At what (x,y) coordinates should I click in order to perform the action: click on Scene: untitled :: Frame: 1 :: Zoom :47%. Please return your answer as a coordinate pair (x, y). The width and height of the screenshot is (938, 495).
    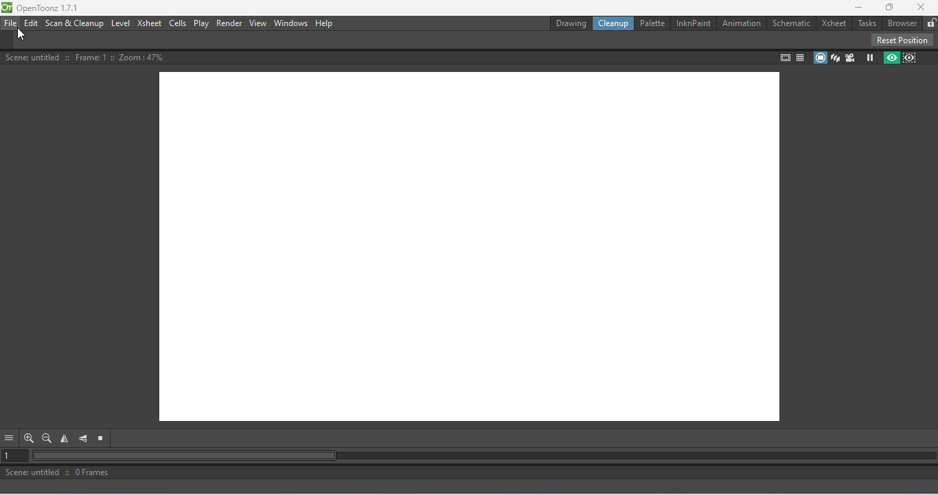
    Looking at the image, I should click on (87, 58).